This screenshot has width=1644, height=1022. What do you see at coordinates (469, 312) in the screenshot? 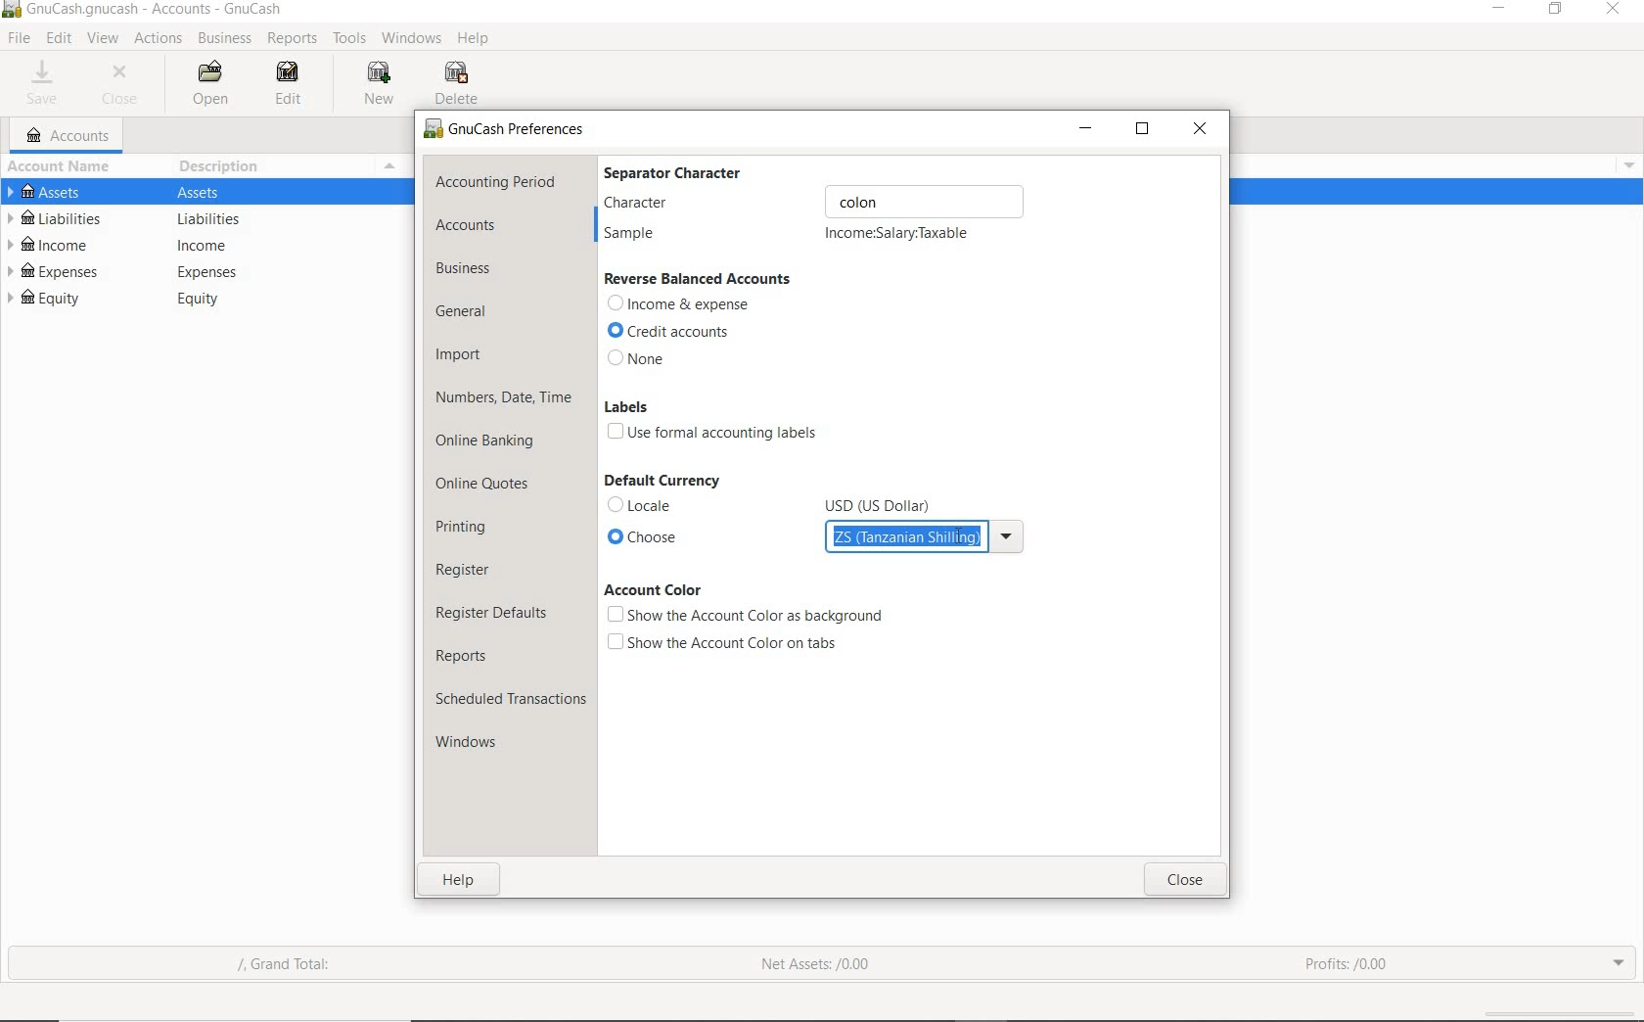
I see `general` at bounding box center [469, 312].